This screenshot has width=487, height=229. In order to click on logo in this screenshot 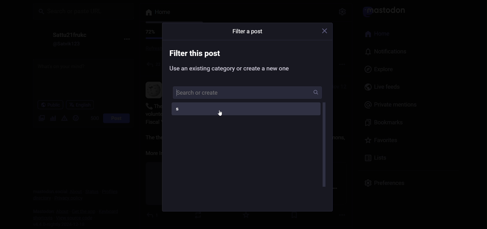, I will do `click(386, 10)`.